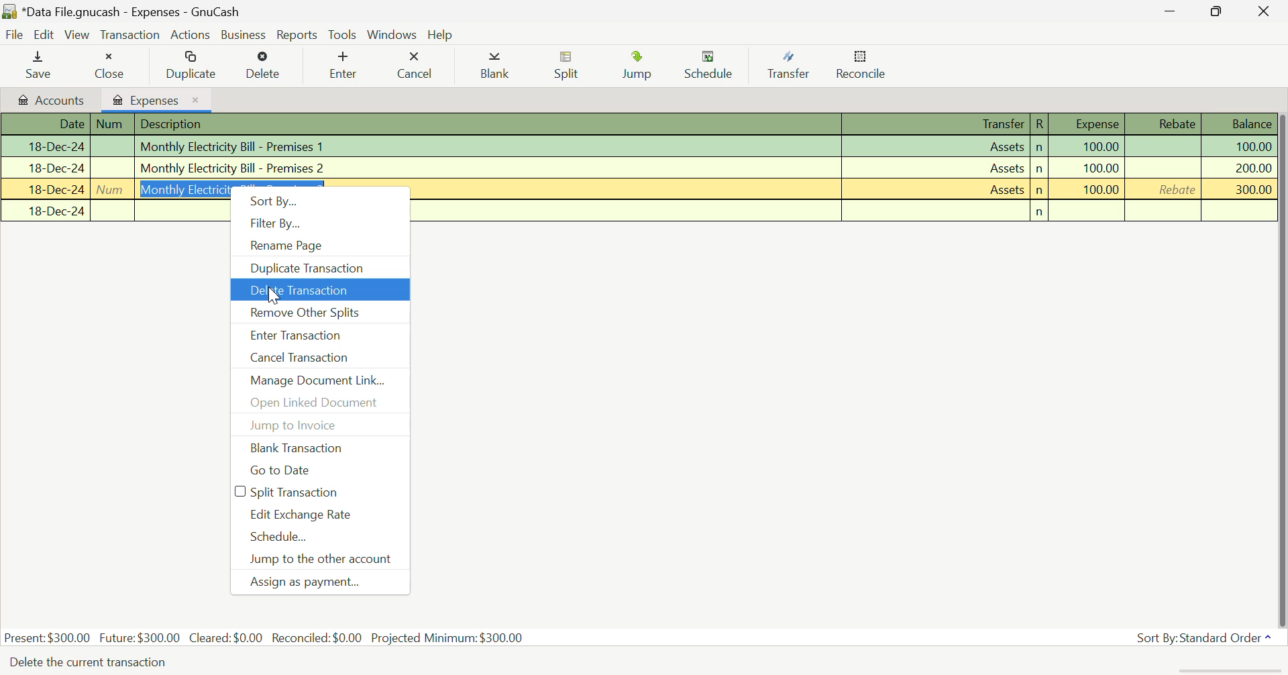 This screenshot has height=675, width=1288. What do you see at coordinates (97, 662) in the screenshot?
I see `Delete the current transaction` at bounding box center [97, 662].